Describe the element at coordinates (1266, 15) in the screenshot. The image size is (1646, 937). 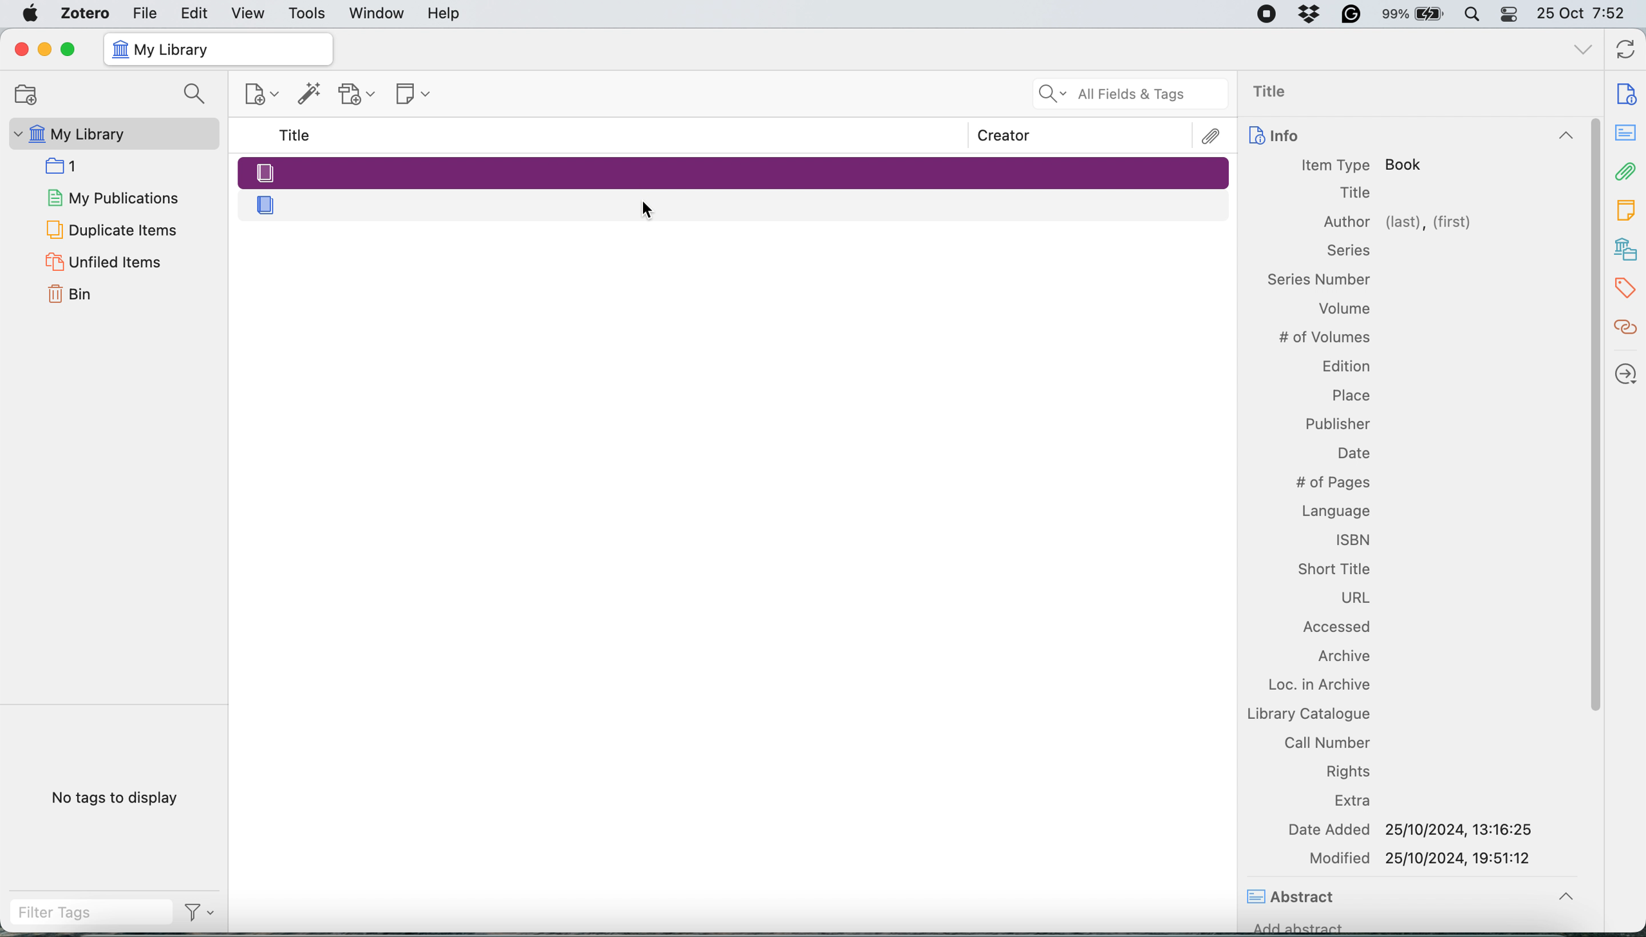
I see `Screen recording` at that location.